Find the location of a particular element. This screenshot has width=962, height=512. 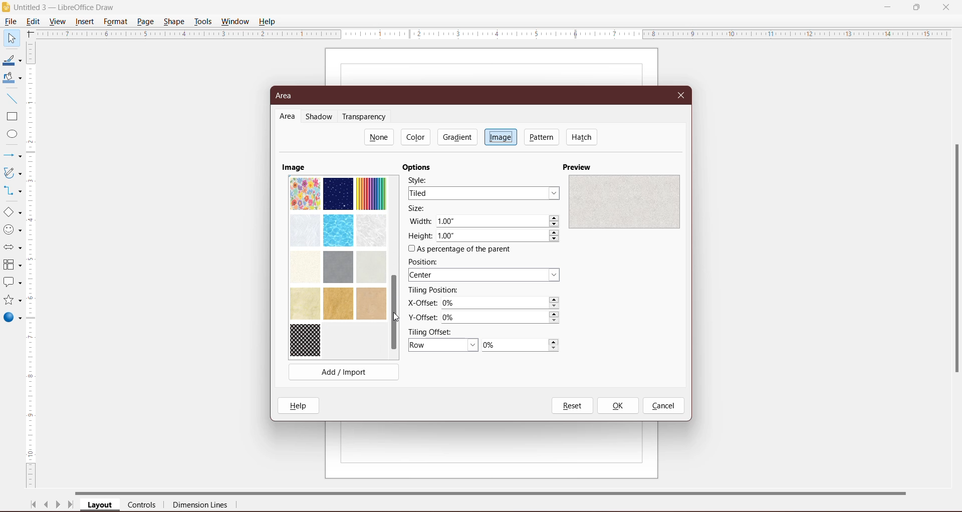

Cursor is located at coordinates (399, 318).